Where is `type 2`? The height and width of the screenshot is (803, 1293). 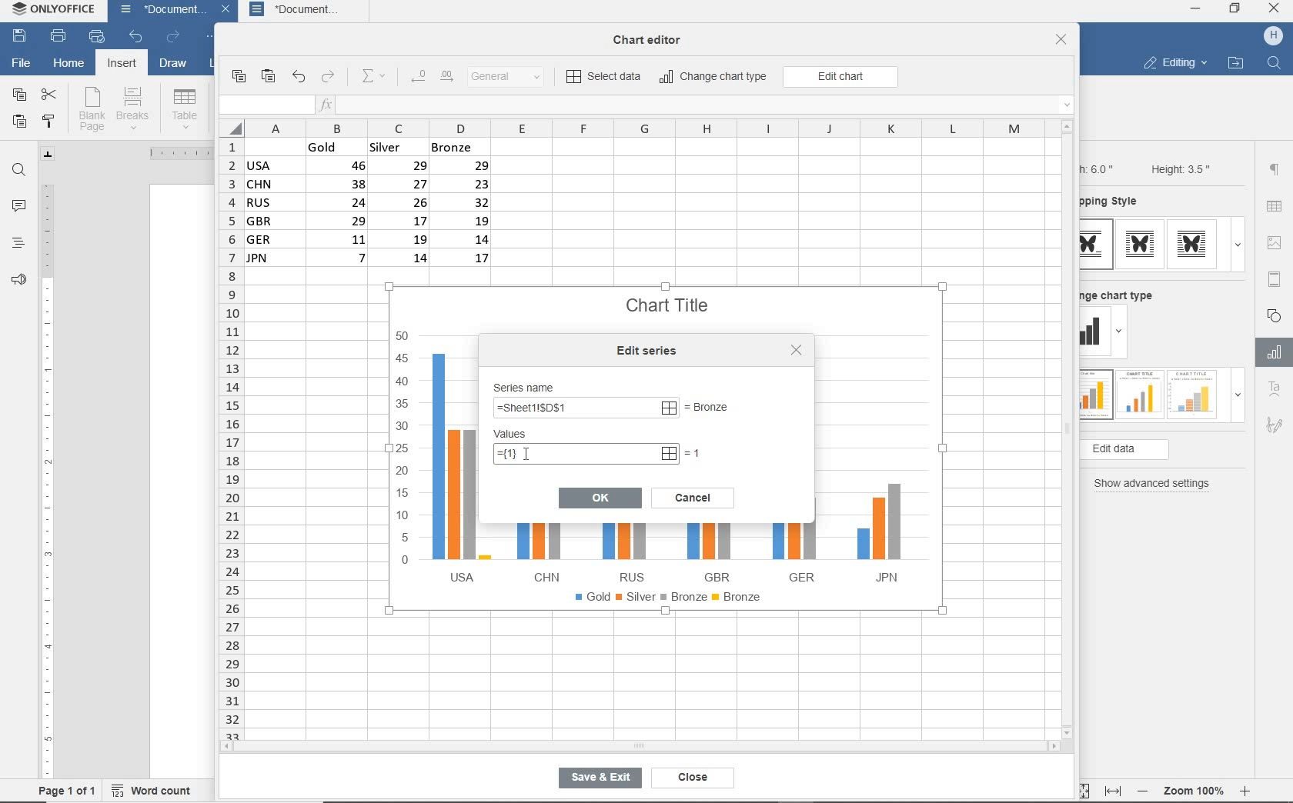
type 2 is located at coordinates (1140, 244).